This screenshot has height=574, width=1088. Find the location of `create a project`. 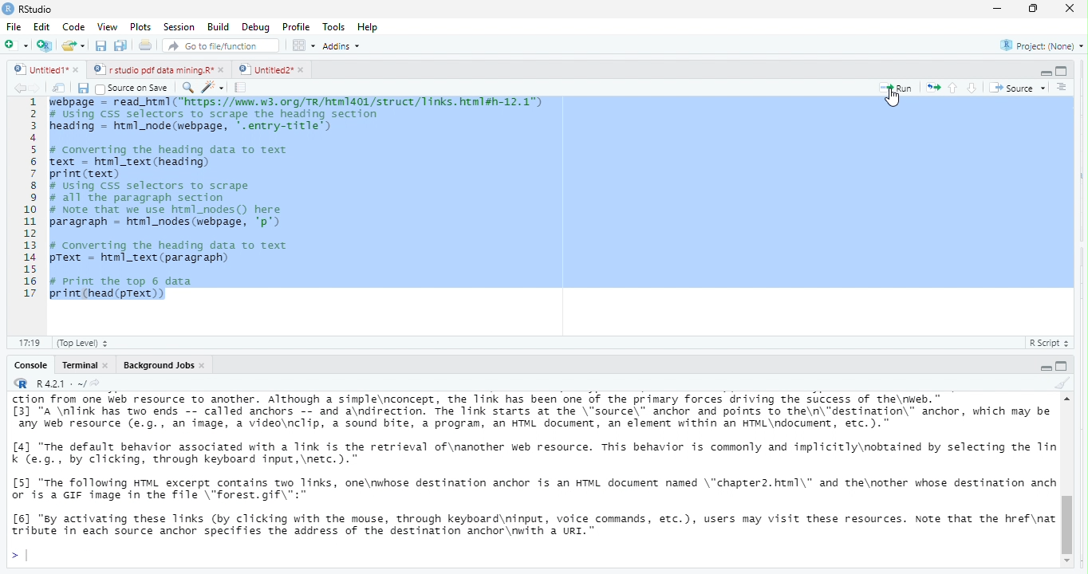

create a project is located at coordinates (43, 45).